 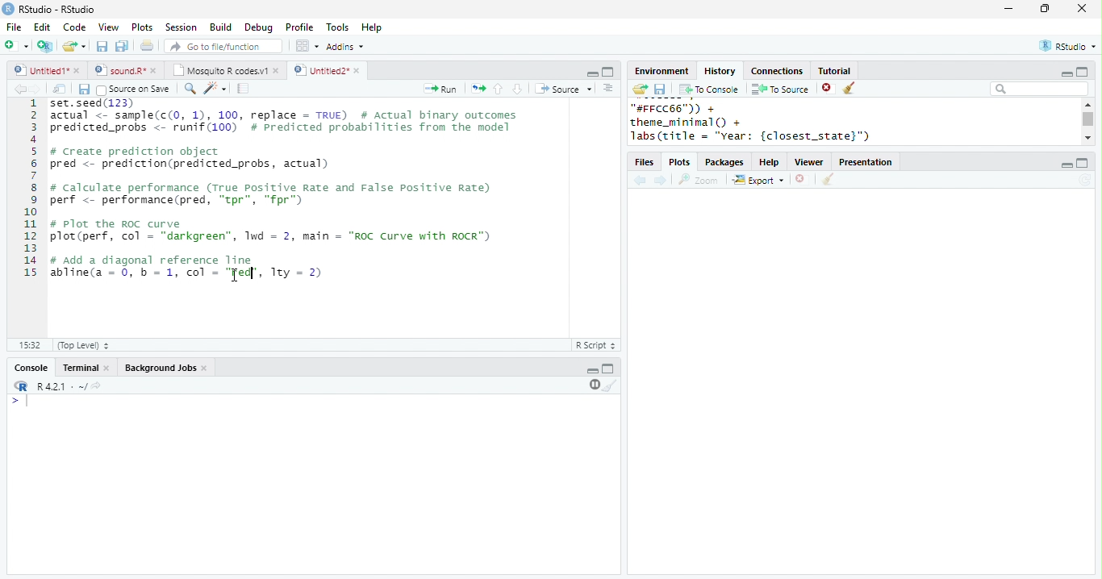 What do you see at coordinates (1087, 104) in the screenshot?
I see `scroll up` at bounding box center [1087, 104].